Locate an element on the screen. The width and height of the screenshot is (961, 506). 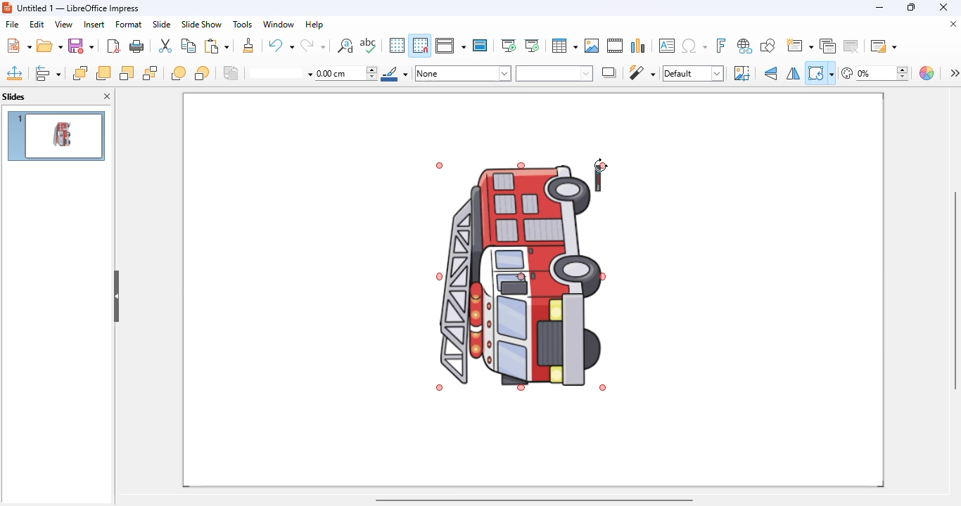
line style is located at coordinates (281, 74).